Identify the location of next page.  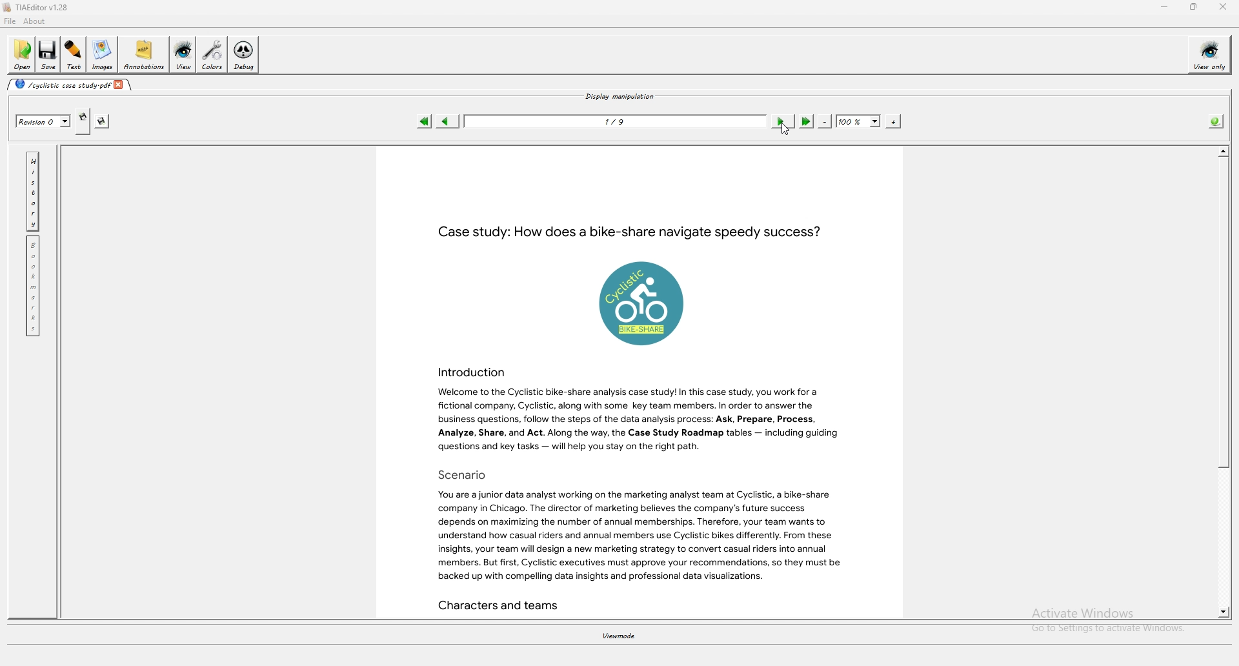
(782, 121).